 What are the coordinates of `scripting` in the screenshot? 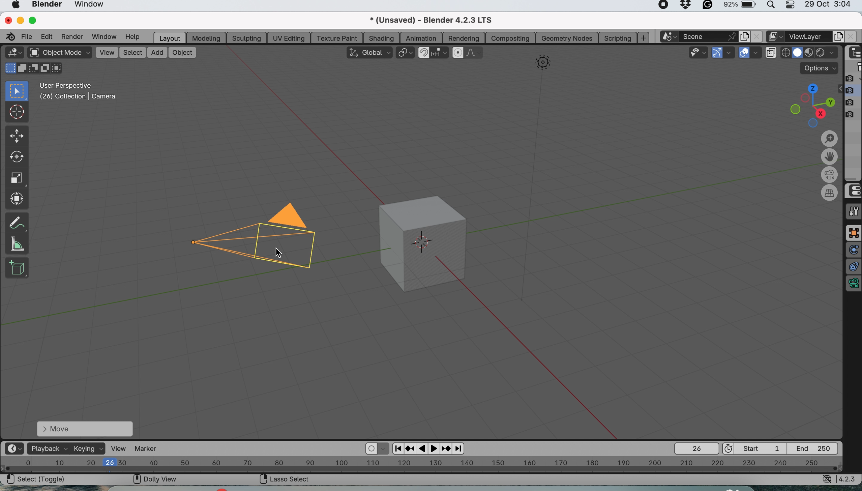 It's located at (617, 37).